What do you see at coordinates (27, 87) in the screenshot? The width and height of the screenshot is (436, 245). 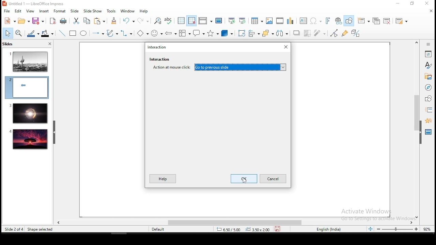 I see `slide 2` at bounding box center [27, 87].